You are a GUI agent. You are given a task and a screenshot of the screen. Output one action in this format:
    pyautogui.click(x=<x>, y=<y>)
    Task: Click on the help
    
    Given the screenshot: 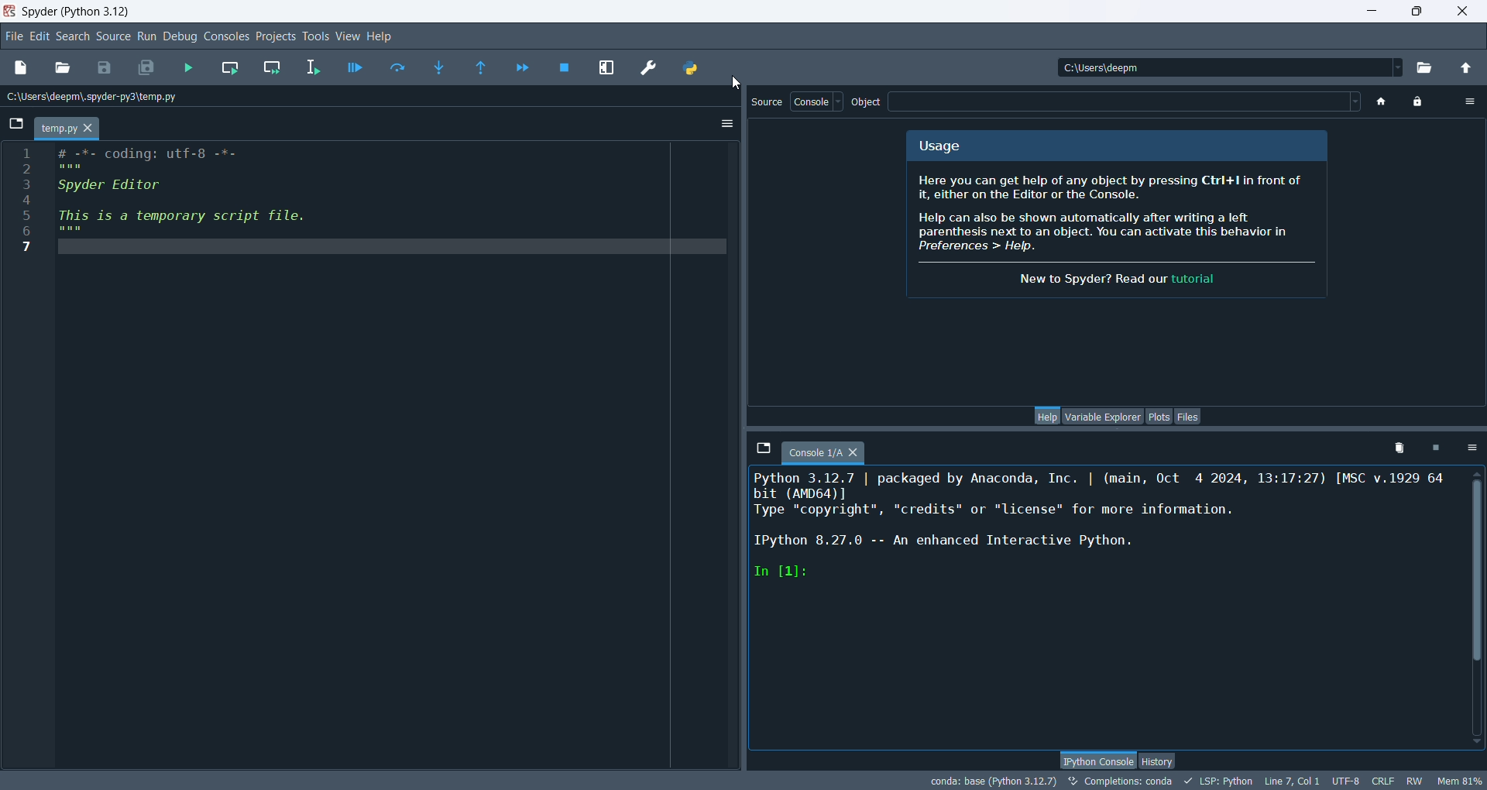 What is the action you would take?
    pyautogui.click(x=1045, y=416)
    